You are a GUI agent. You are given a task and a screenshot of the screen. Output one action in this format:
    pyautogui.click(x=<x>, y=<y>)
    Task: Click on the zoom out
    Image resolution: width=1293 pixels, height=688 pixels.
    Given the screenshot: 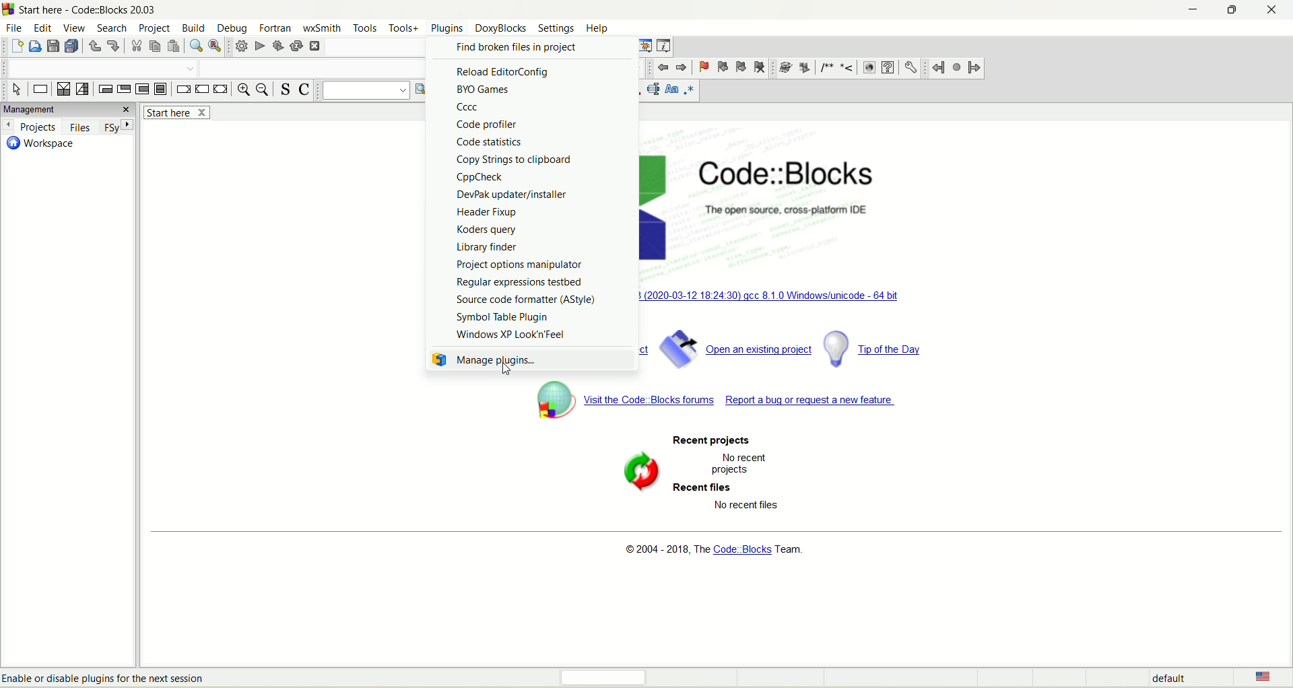 What is the action you would take?
    pyautogui.click(x=263, y=90)
    